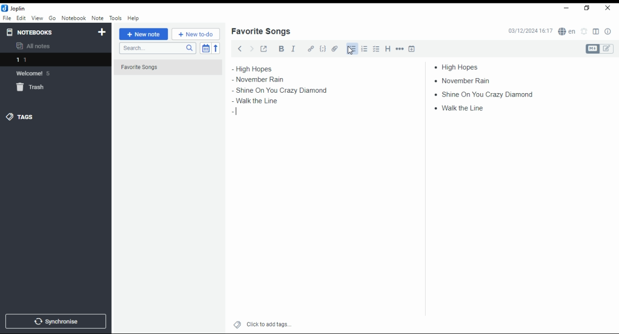 This screenshot has width=619, height=334. Describe the element at coordinates (240, 48) in the screenshot. I see `back` at that location.